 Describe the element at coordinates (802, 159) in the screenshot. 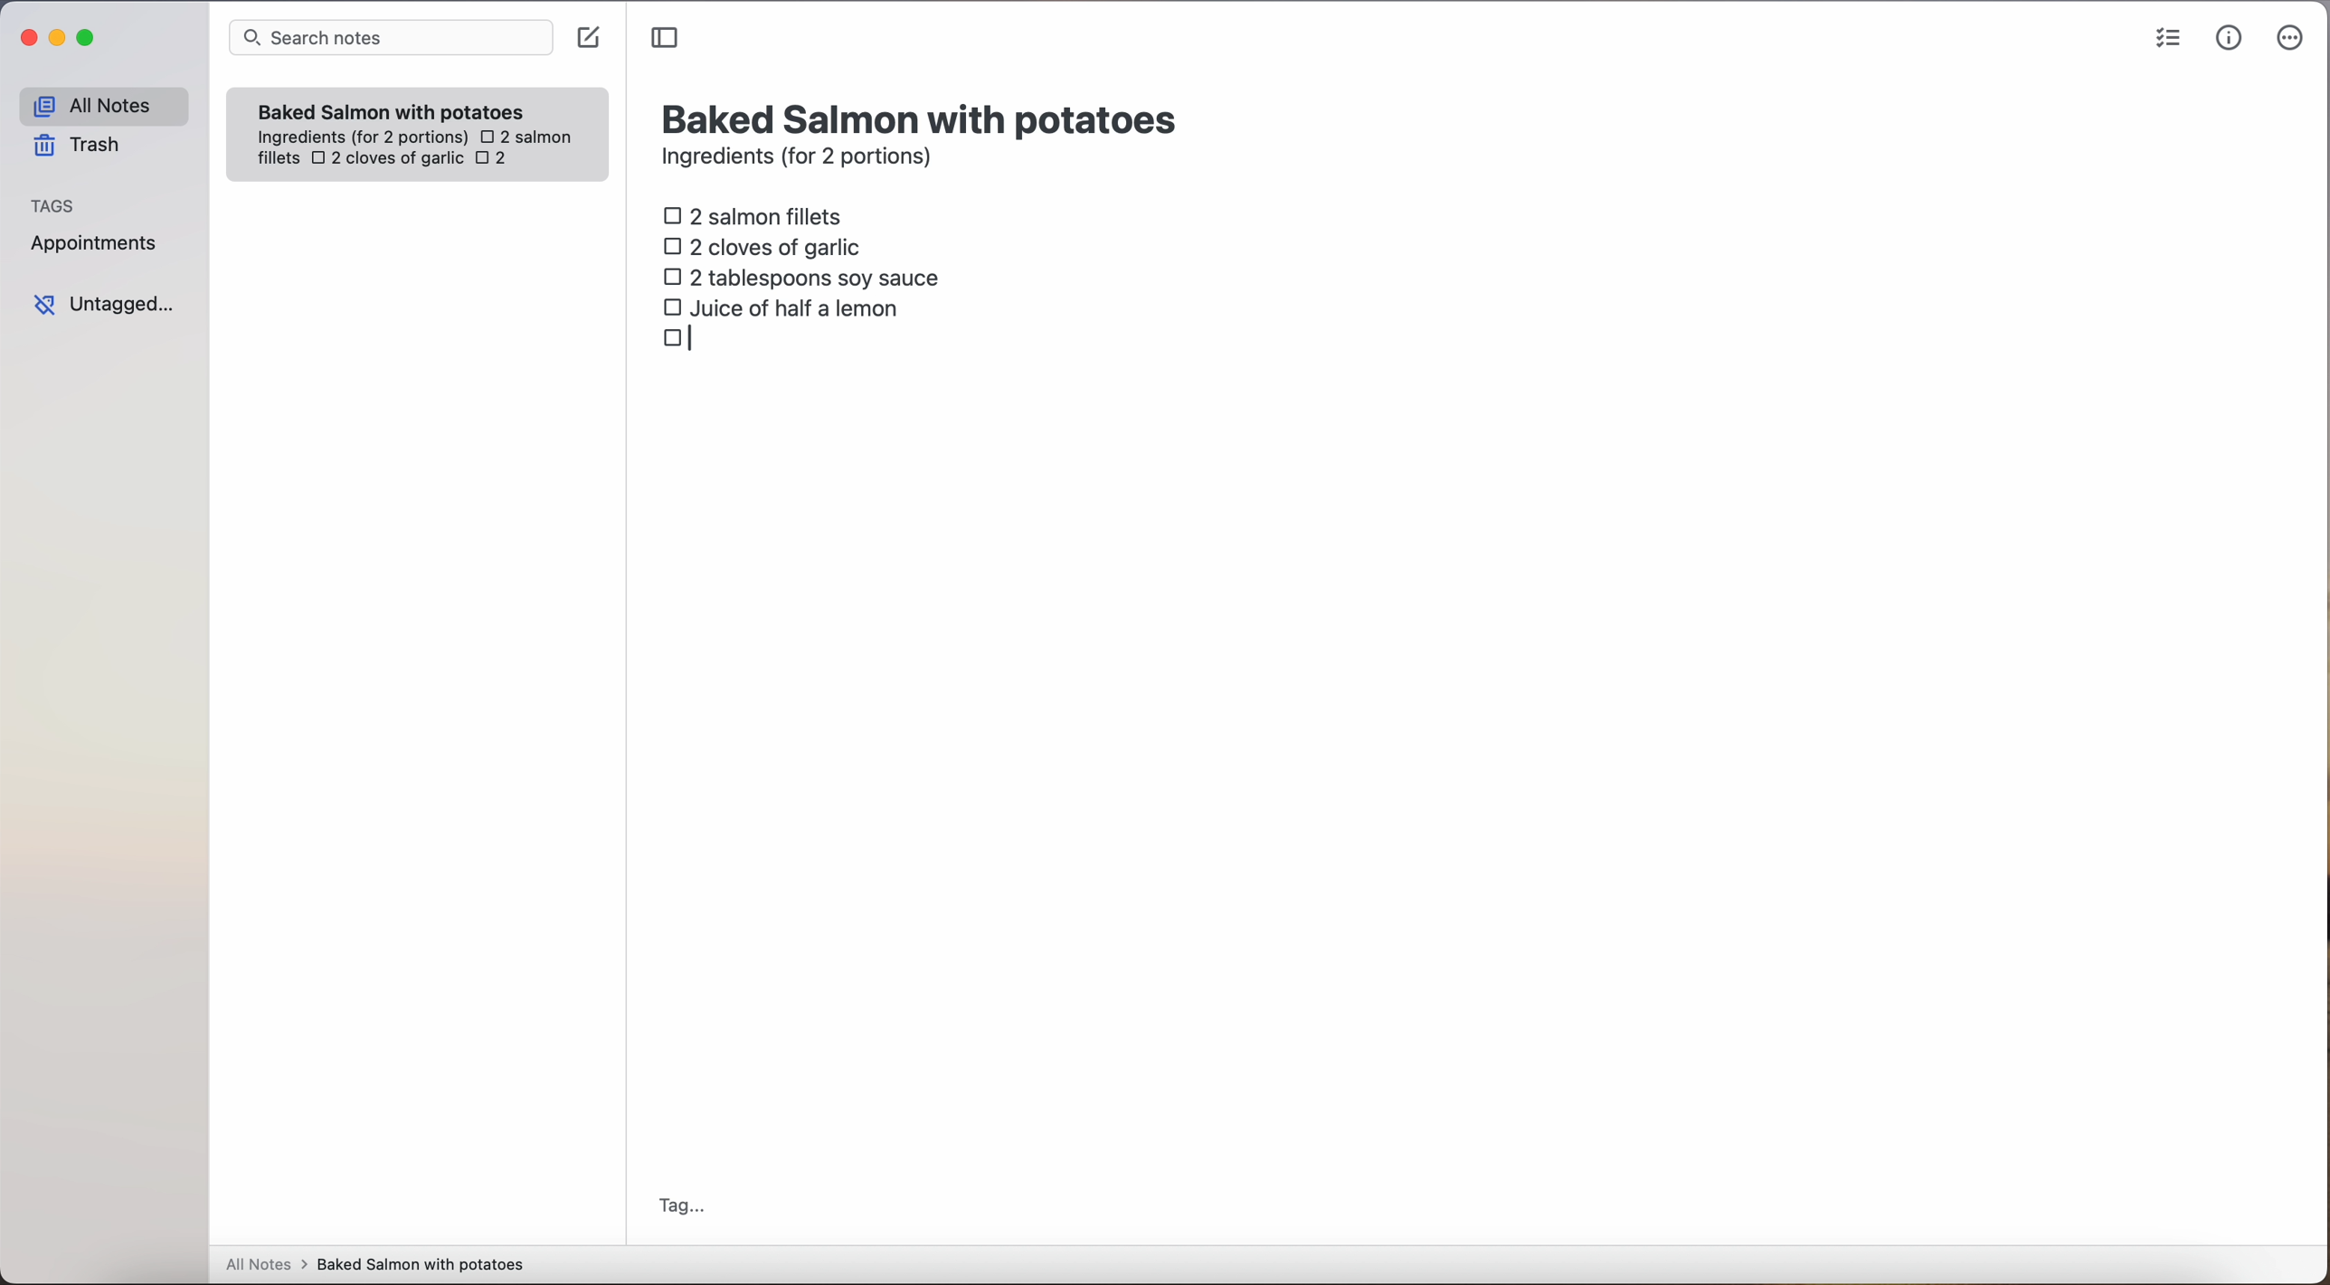

I see `ingredients (for 2 portions)` at that location.